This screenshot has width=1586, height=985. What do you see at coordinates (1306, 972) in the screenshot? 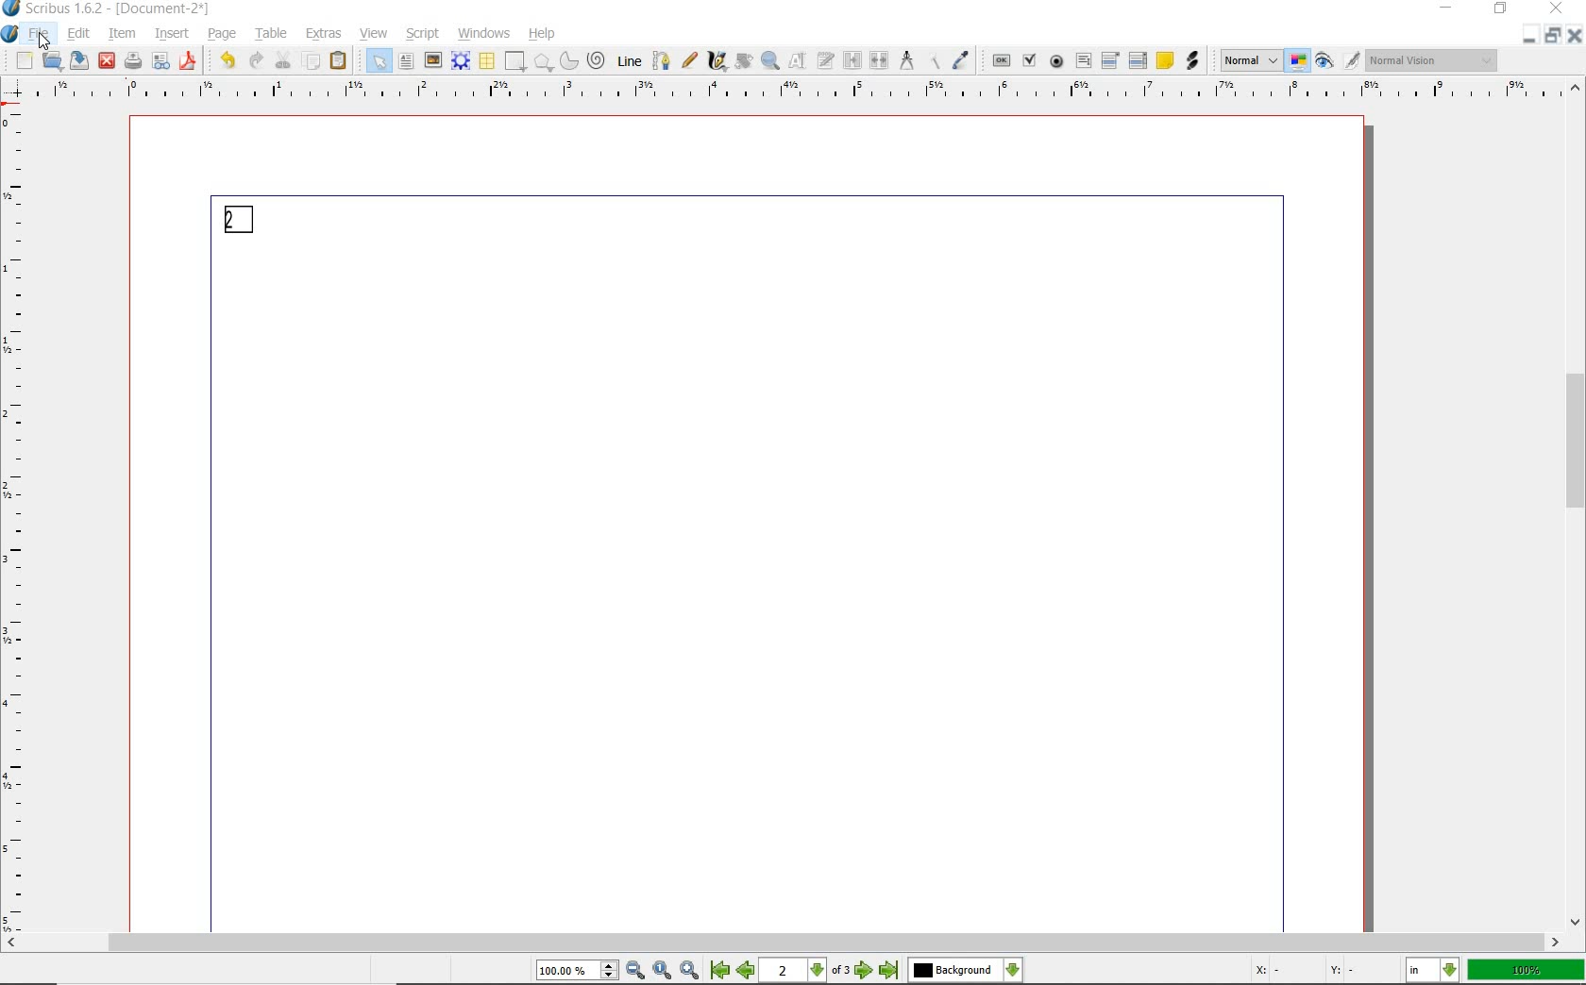
I see `Curspr Coordinates` at bounding box center [1306, 972].